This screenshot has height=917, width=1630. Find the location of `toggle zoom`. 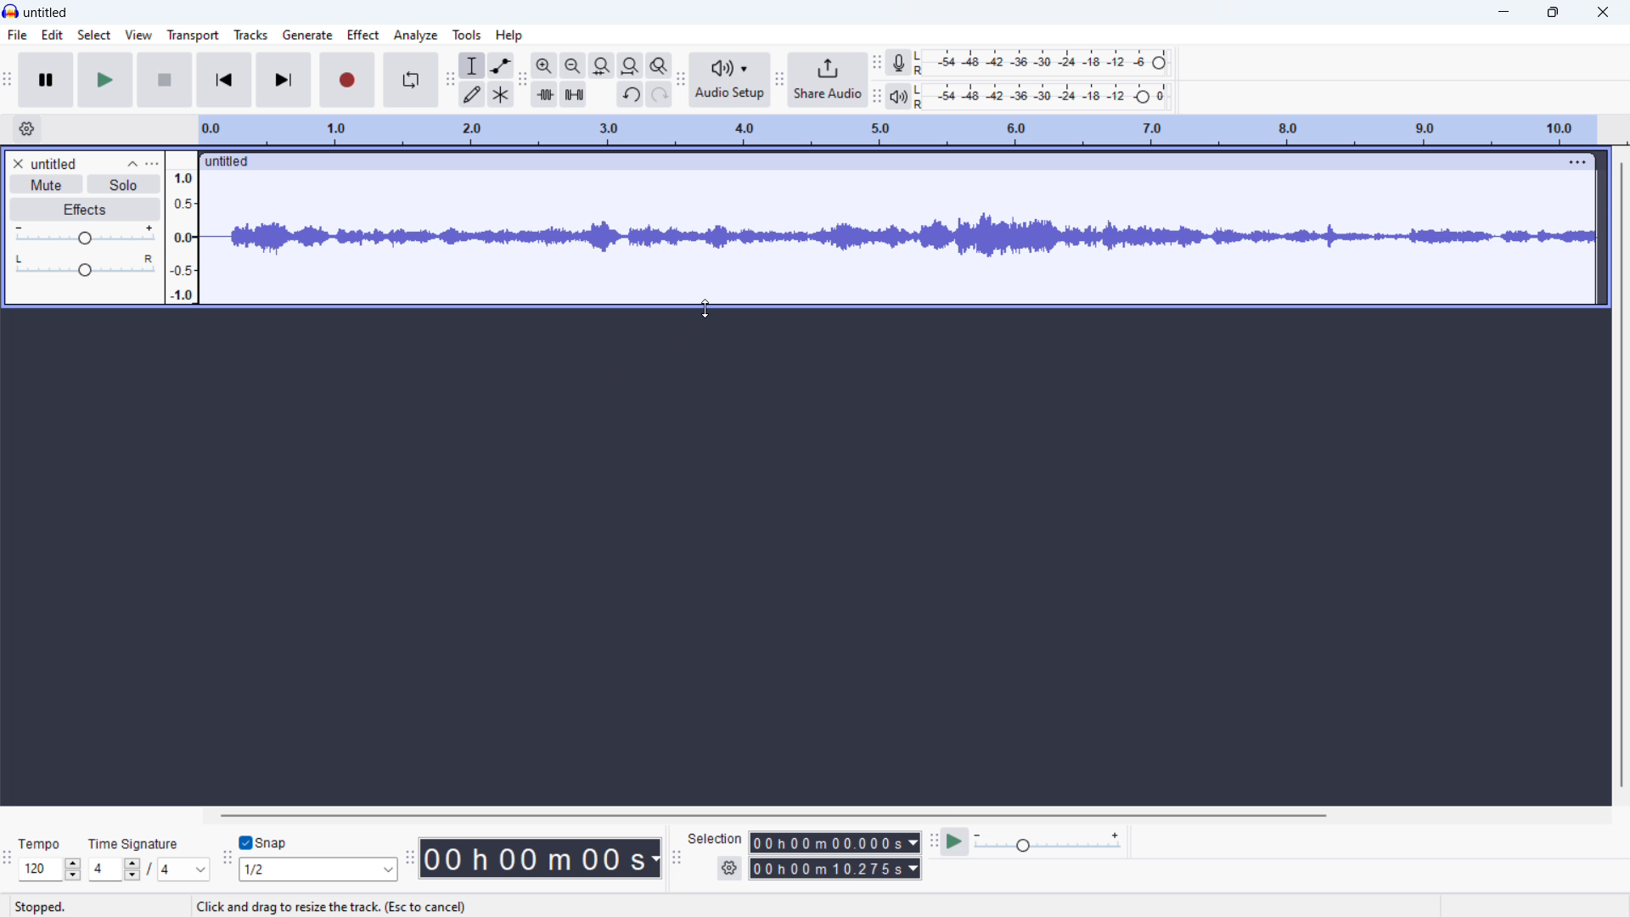

toggle zoom is located at coordinates (659, 65).